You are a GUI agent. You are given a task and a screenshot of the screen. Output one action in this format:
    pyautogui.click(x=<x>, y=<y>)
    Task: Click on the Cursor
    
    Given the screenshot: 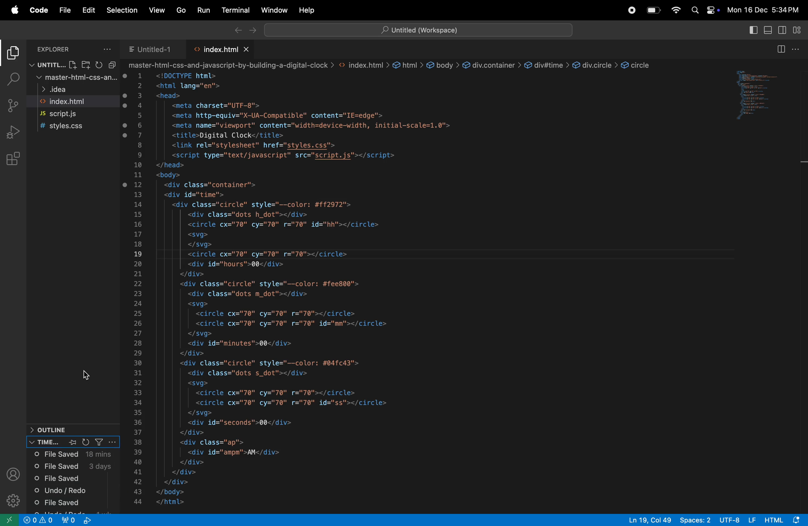 What is the action you would take?
    pyautogui.click(x=86, y=376)
    